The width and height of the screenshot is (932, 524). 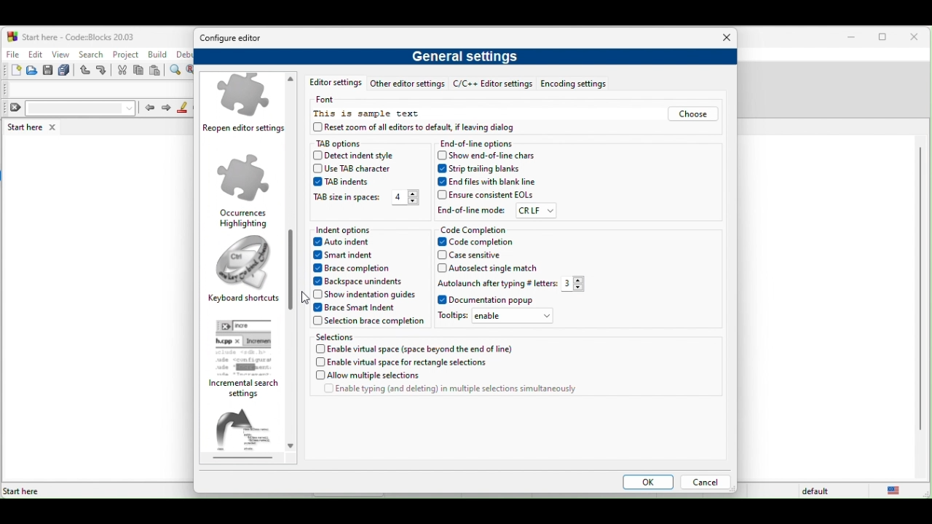 What do you see at coordinates (347, 199) in the screenshot?
I see `tab size` at bounding box center [347, 199].